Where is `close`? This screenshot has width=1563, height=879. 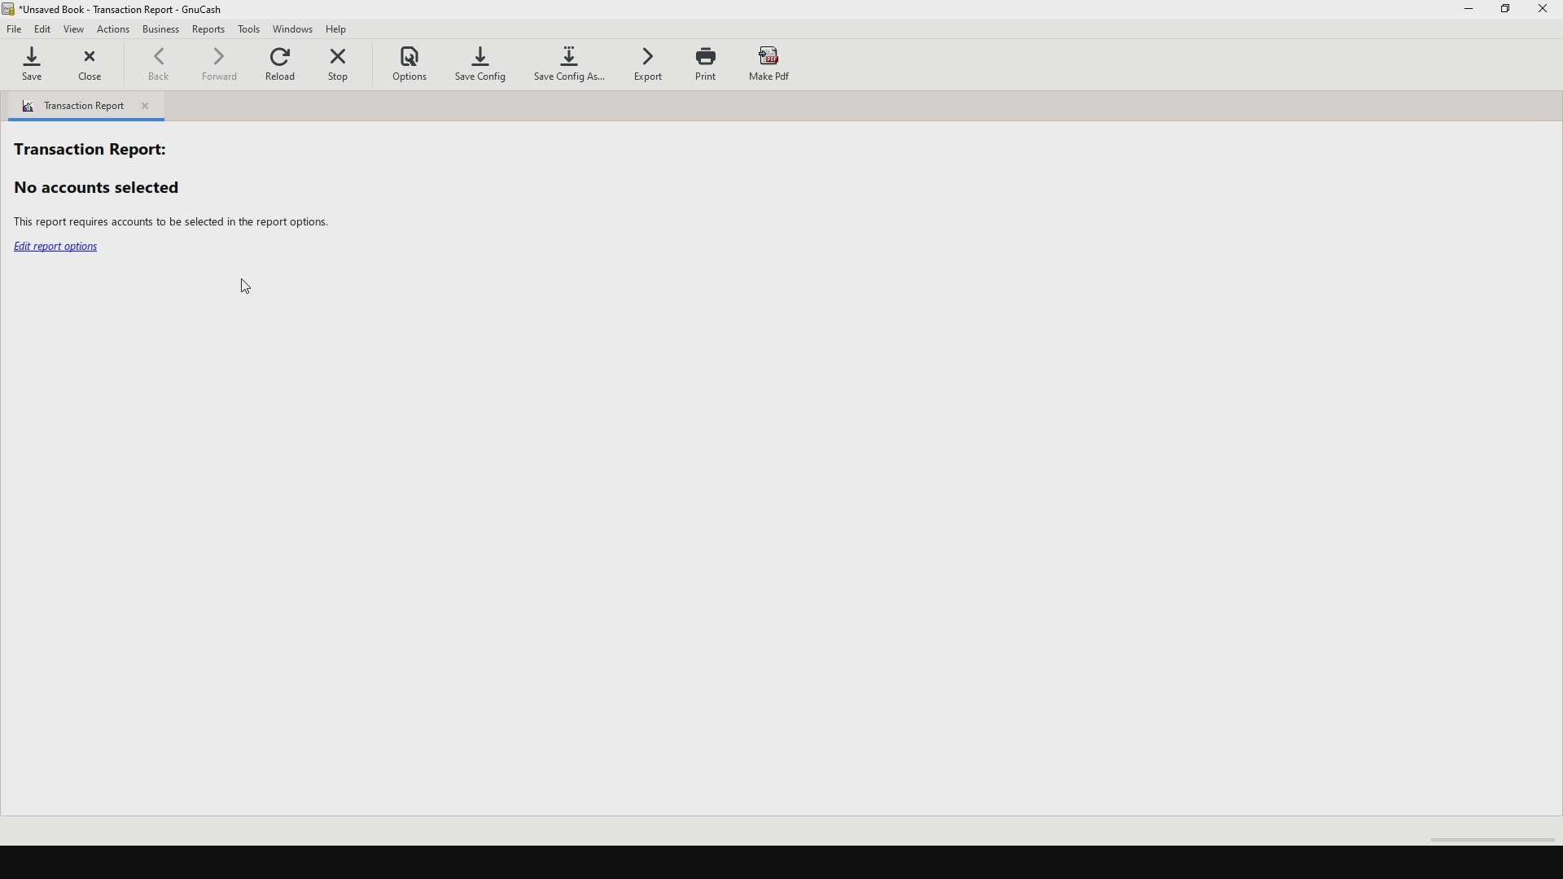
close is located at coordinates (1545, 13).